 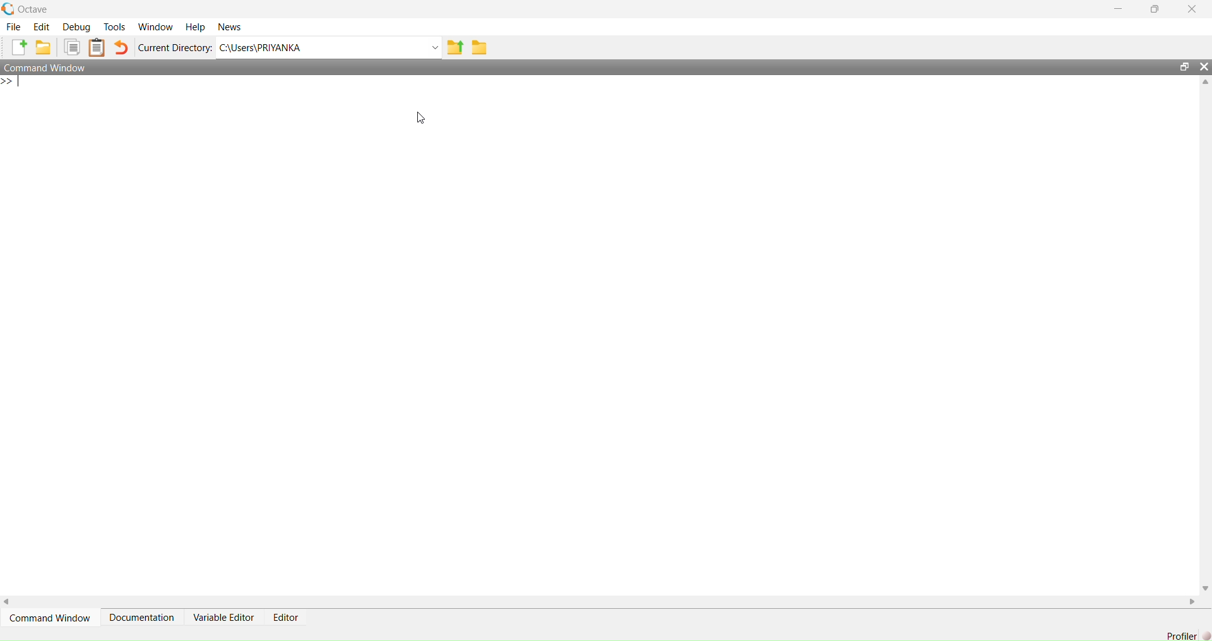 What do you see at coordinates (53, 618) in the screenshot?
I see `Command Window` at bounding box center [53, 618].